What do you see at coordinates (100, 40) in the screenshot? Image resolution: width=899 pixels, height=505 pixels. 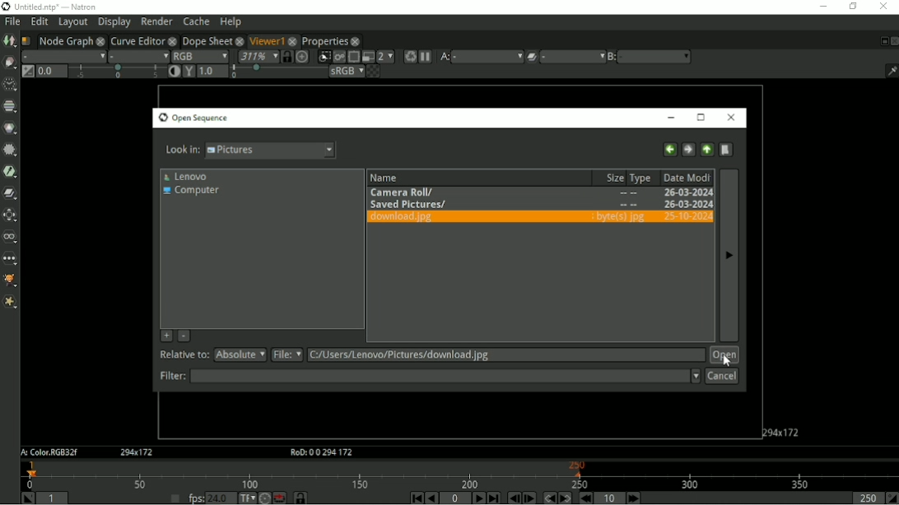 I see `close` at bounding box center [100, 40].